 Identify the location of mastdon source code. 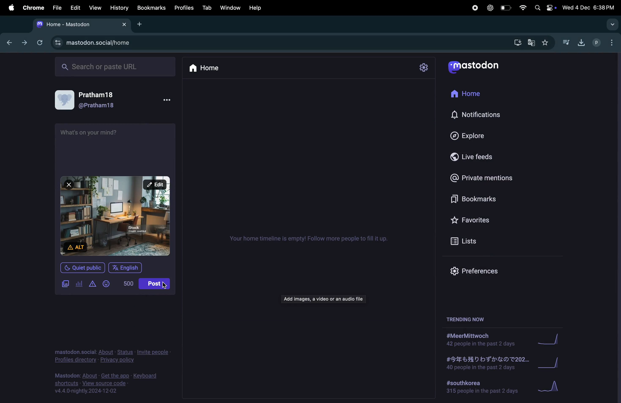
(109, 382).